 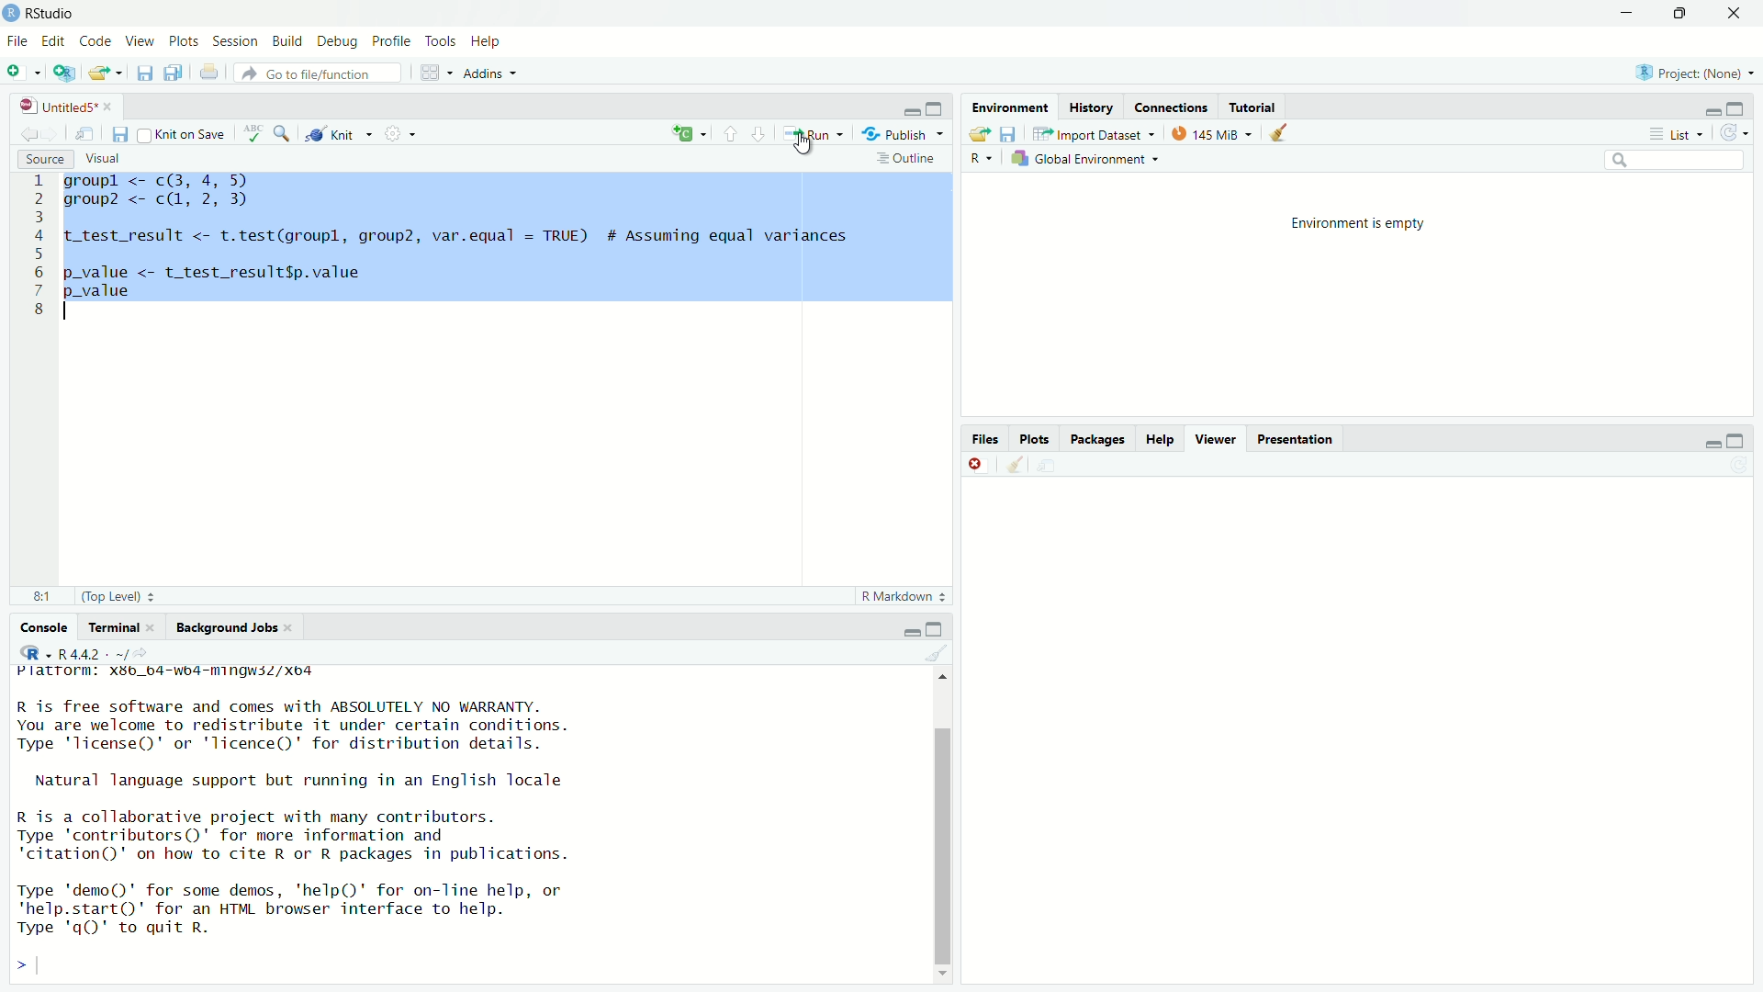 What do you see at coordinates (145, 653) in the screenshot?
I see `view current working` at bounding box center [145, 653].